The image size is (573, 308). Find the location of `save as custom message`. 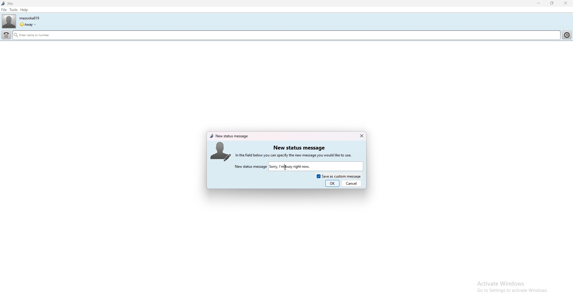

save as custom message is located at coordinates (339, 175).